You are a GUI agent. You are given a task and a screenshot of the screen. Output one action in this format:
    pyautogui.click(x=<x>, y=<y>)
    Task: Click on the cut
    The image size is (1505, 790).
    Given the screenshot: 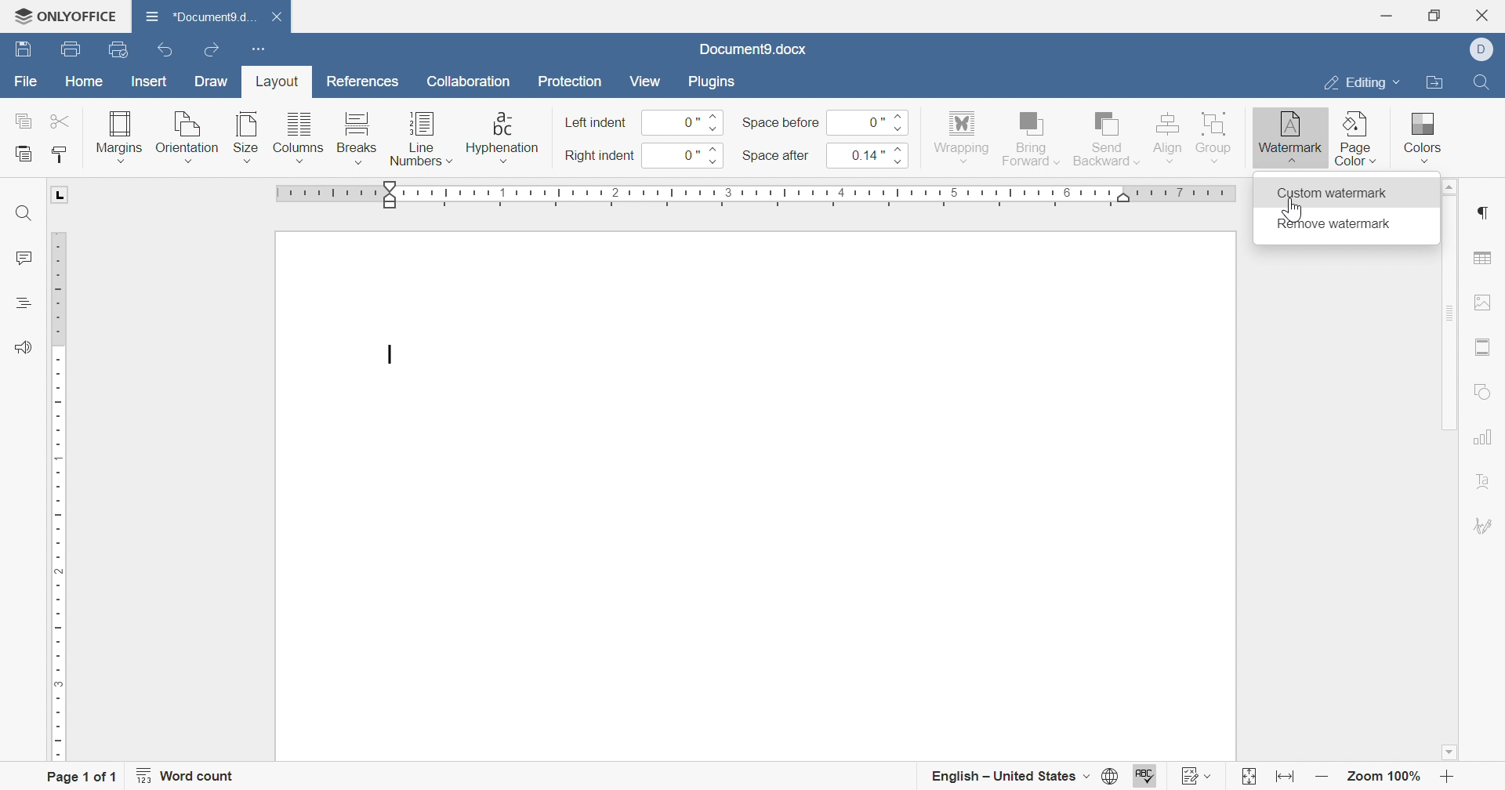 What is the action you would take?
    pyautogui.click(x=62, y=121)
    